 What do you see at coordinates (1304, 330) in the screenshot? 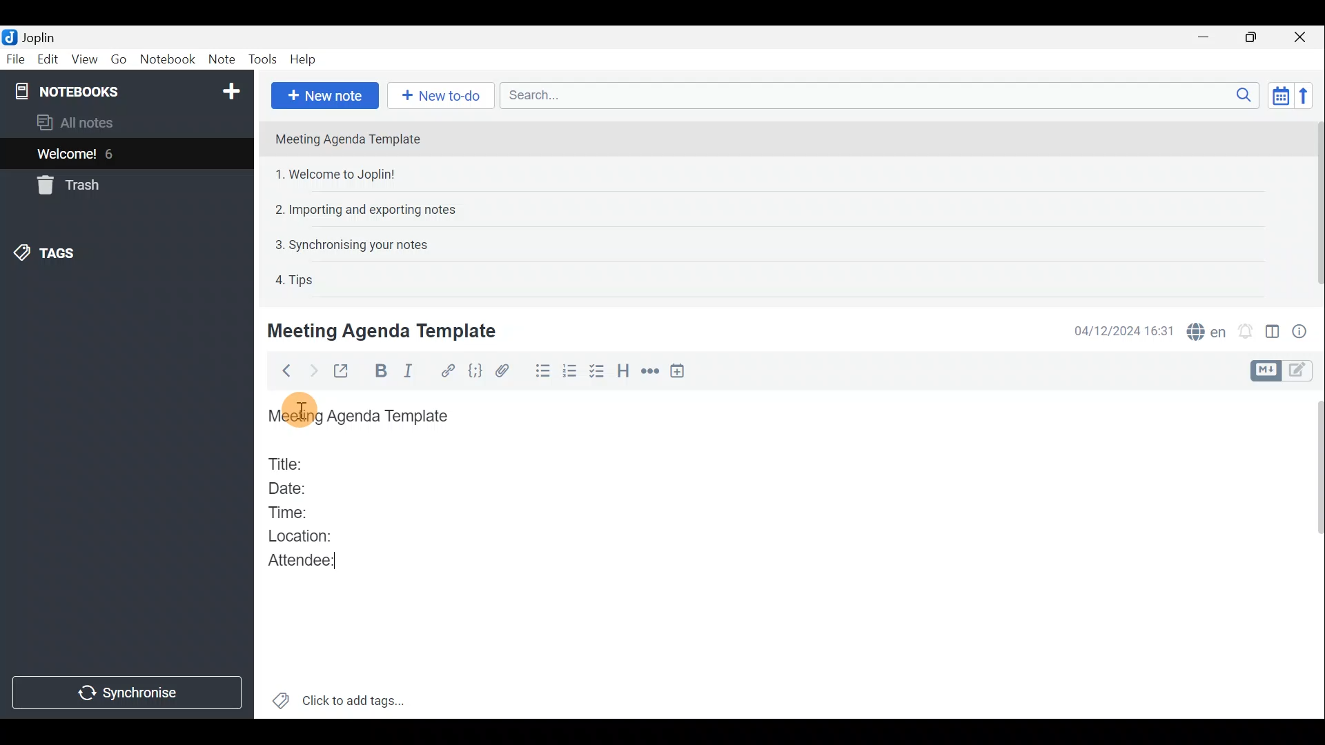
I see `Note properties` at bounding box center [1304, 330].